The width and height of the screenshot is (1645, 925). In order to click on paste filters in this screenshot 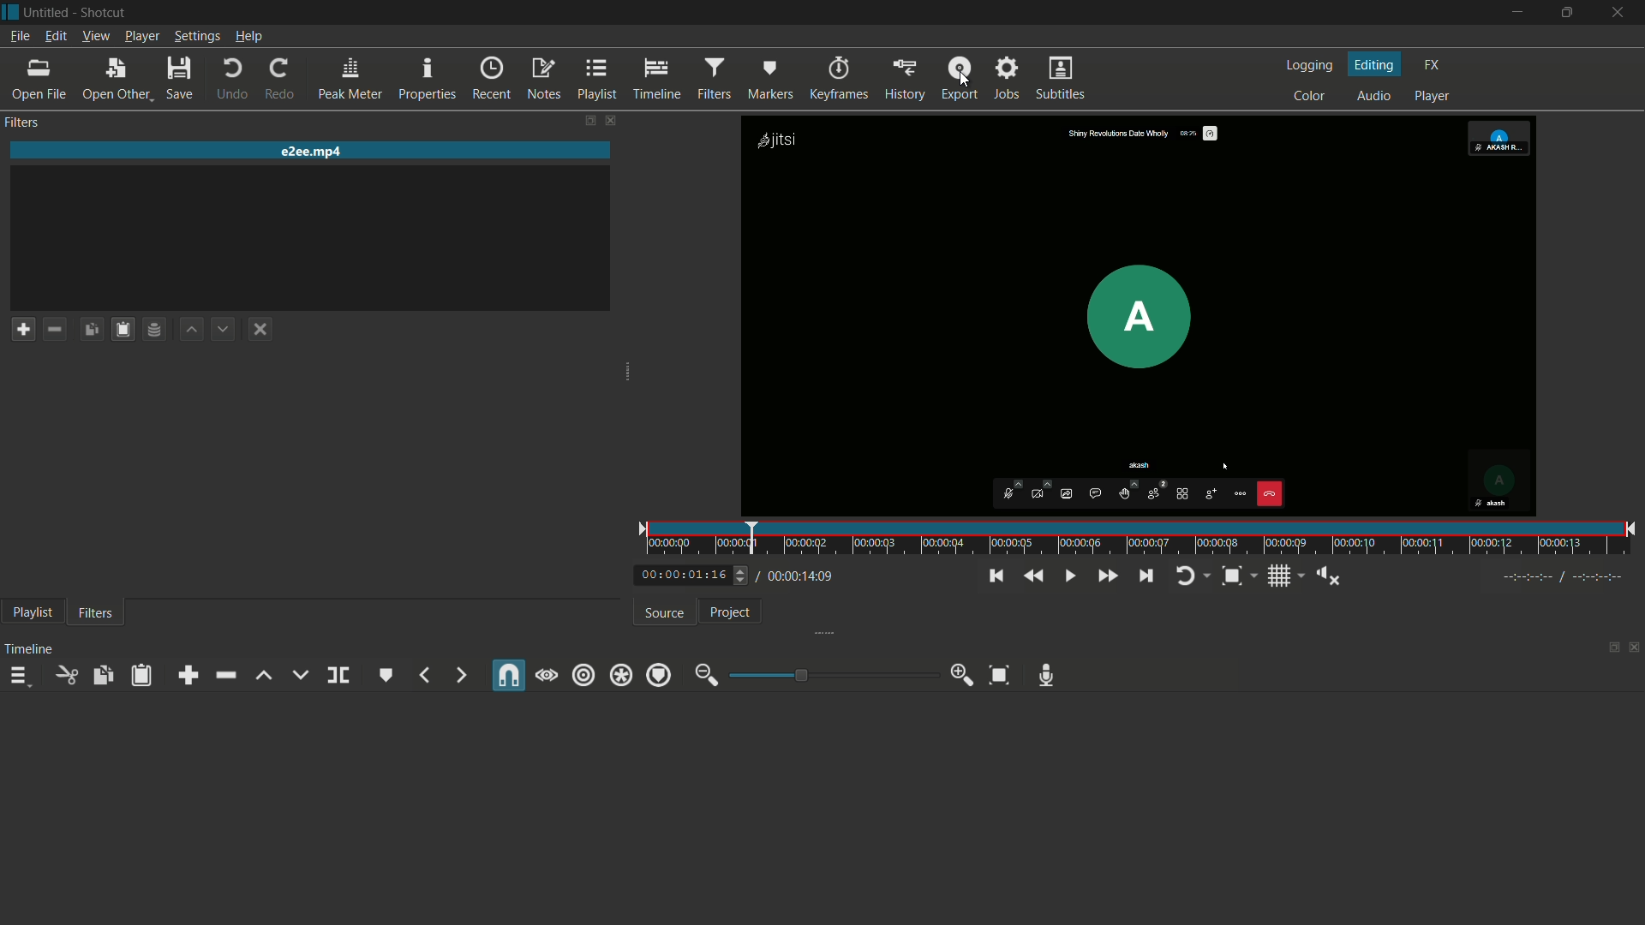, I will do `click(141, 677)`.